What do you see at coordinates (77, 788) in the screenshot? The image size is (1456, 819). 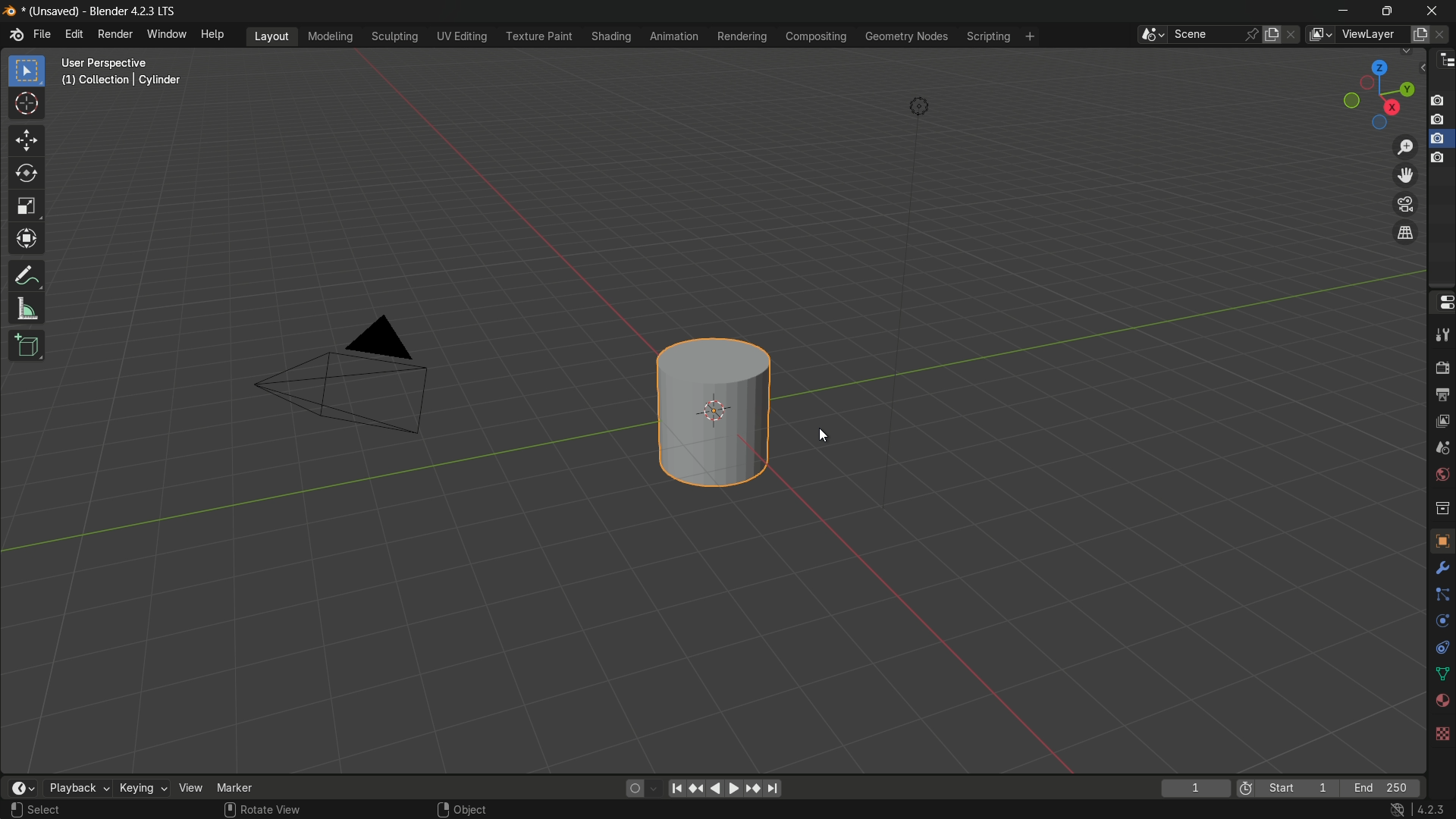 I see `playback` at bounding box center [77, 788].